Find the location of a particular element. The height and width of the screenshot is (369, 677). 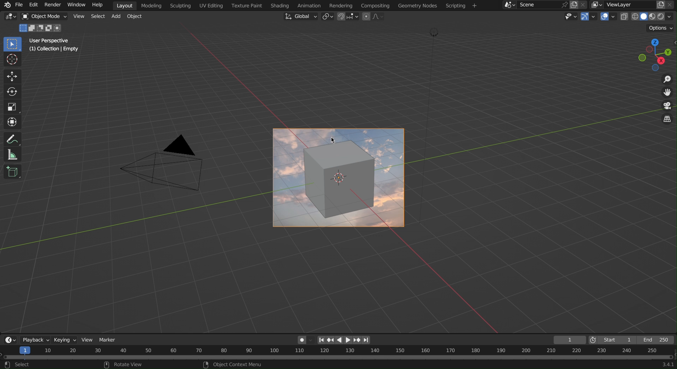

UV Editing is located at coordinates (209, 6).